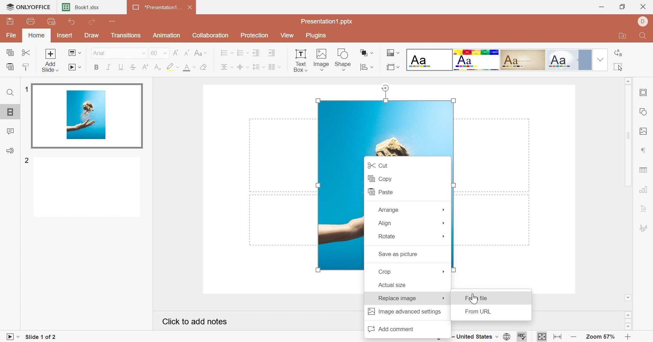 Image resolution: width=653 pixels, height=342 pixels. Describe the element at coordinates (377, 165) in the screenshot. I see `Cut` at that location.